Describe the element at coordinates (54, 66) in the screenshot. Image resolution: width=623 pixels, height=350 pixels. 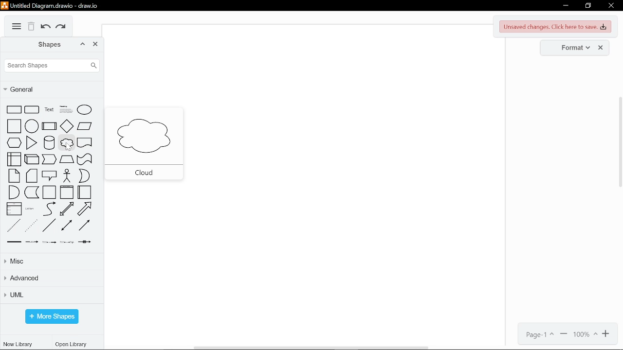
I see `search shapes` at that location.